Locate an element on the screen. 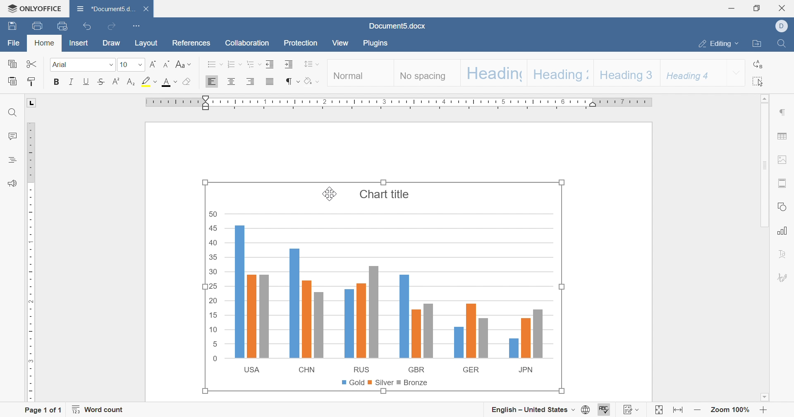 The width and height of the screenshot is (794, 417). Increase indent is located at coordinates (290, 65).